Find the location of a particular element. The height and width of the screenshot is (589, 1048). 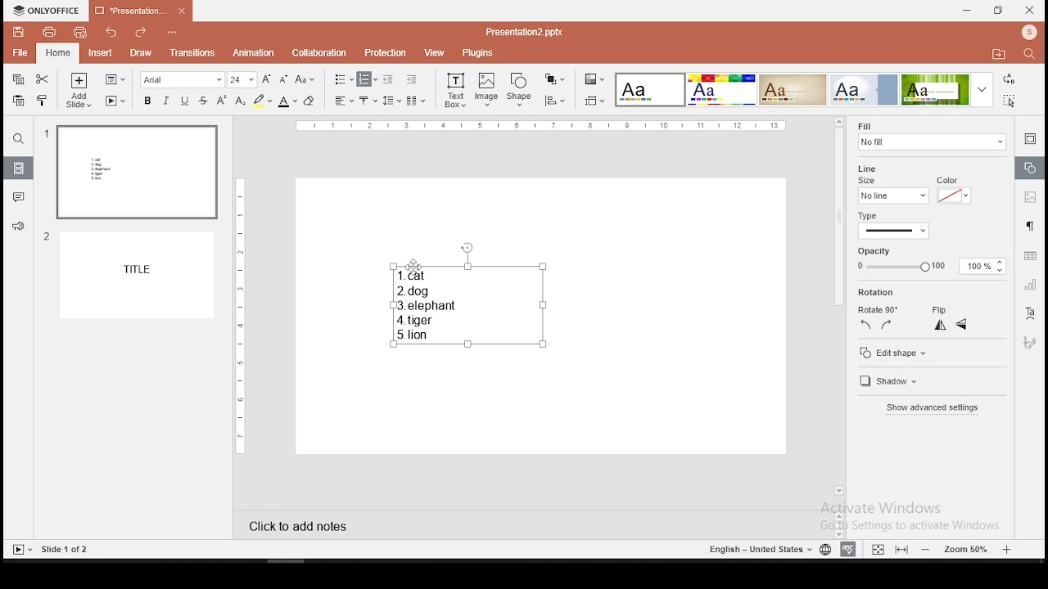

search is located at coordinates (1032, 56).